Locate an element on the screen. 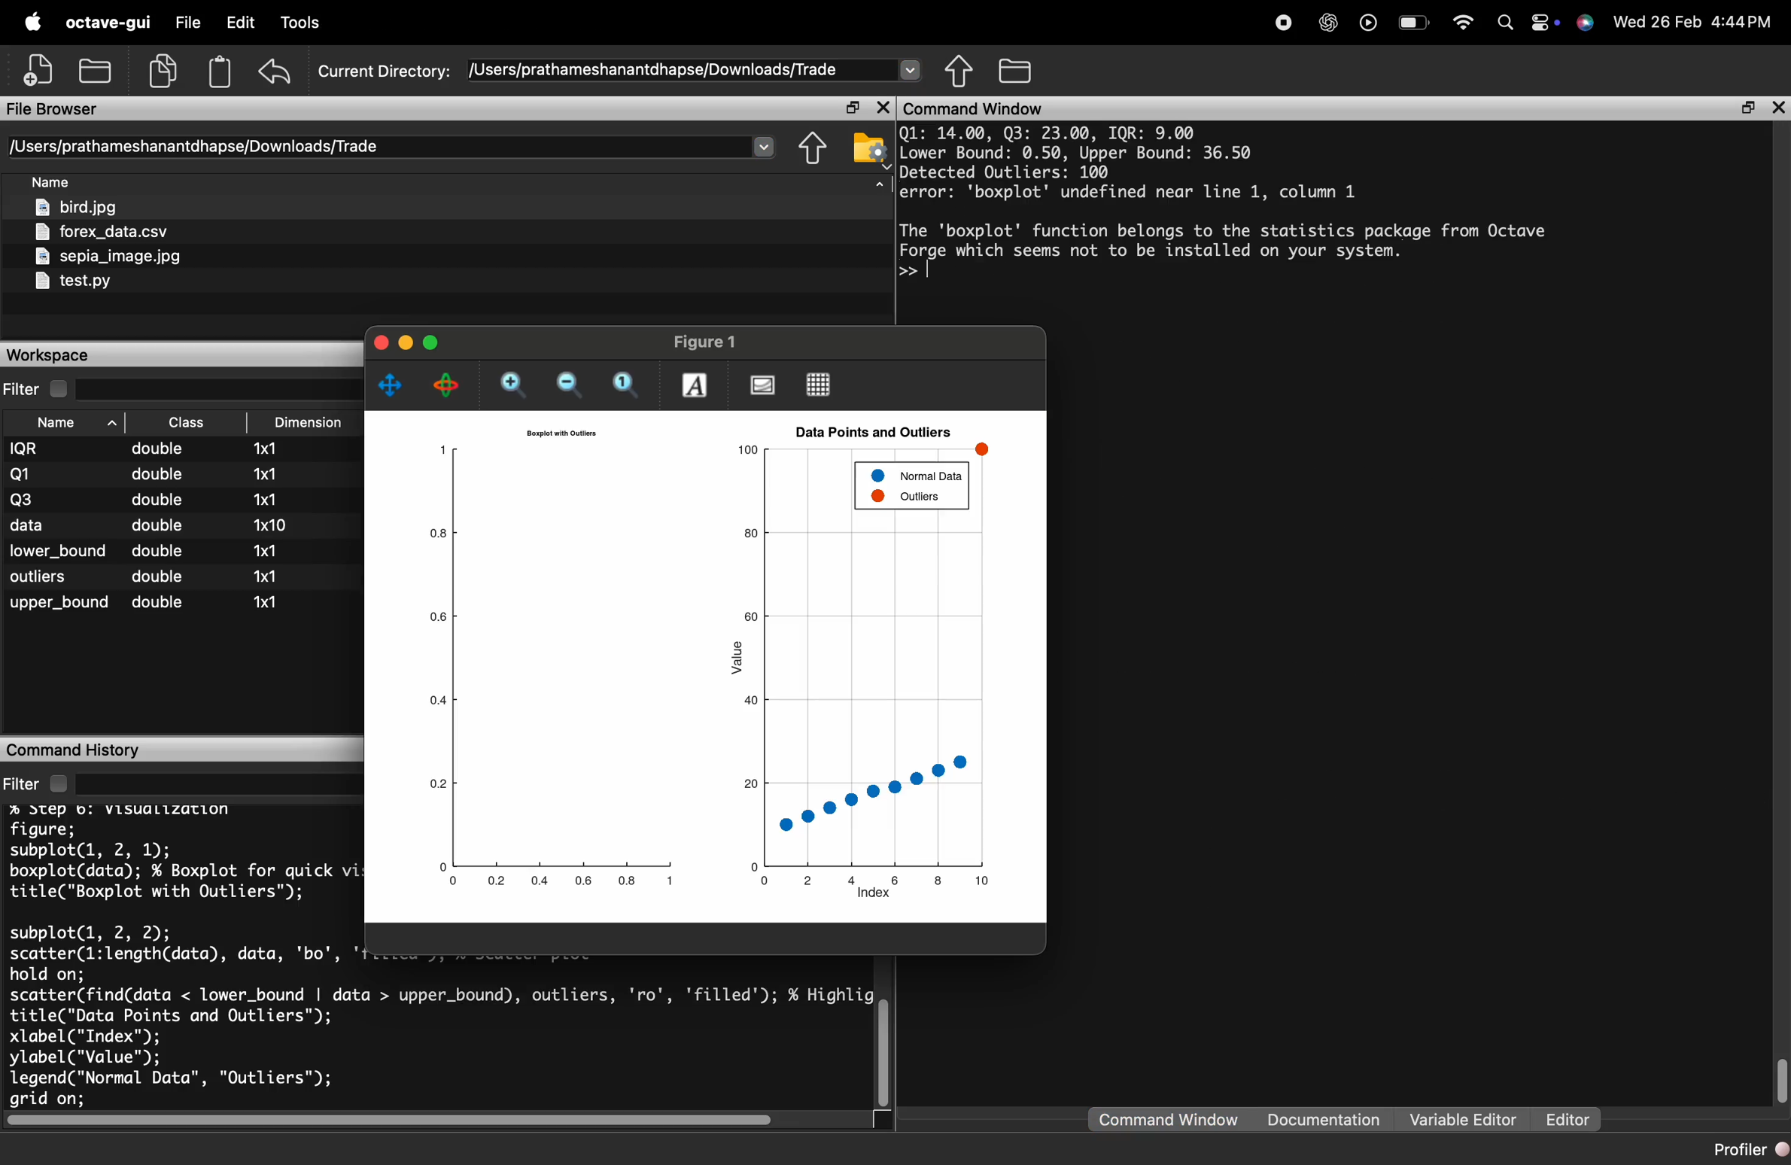 Image resolution: width=1791 pixels, height=1165 pixels. upper_bound double 1x1 is located at coordinates (144, 605).